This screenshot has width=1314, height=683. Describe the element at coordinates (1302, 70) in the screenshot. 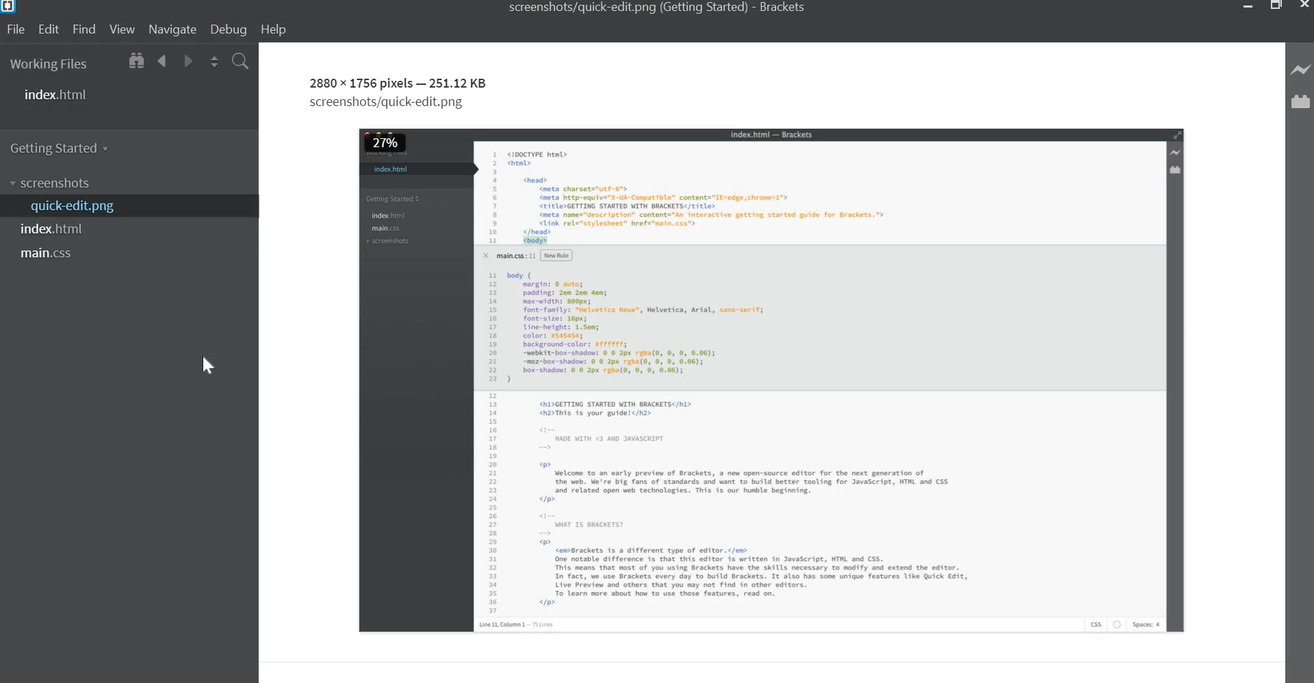

I see `Line Preview` at that location.